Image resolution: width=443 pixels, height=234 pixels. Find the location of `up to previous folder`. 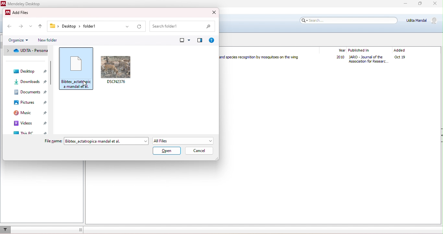

up to previous folder is located at coordinates (40, 26).